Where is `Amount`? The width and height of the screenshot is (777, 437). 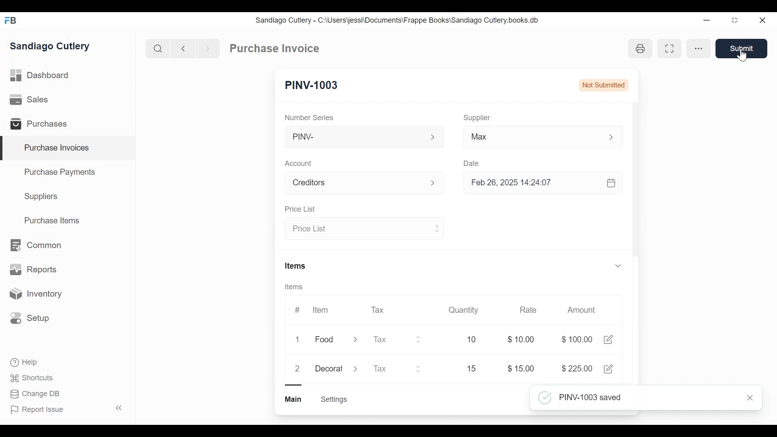 Amount is located at coordinates (583, 310).